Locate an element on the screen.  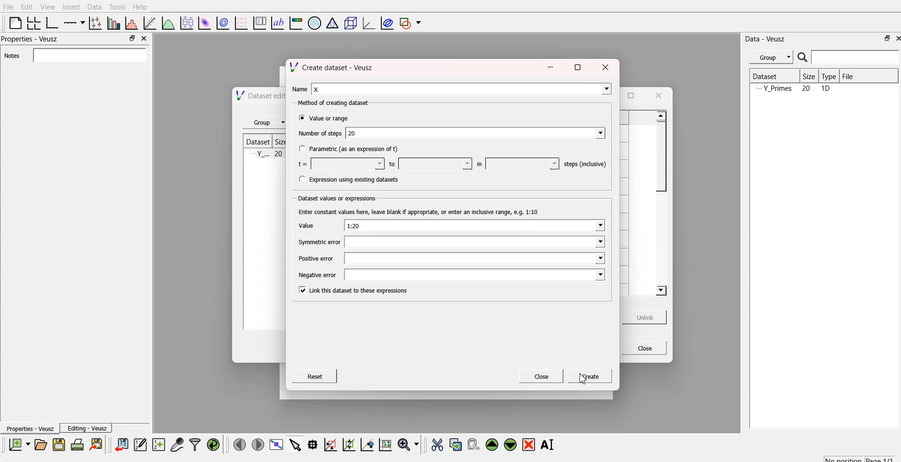
Value 1:20 is located at coordinates (448, 225).